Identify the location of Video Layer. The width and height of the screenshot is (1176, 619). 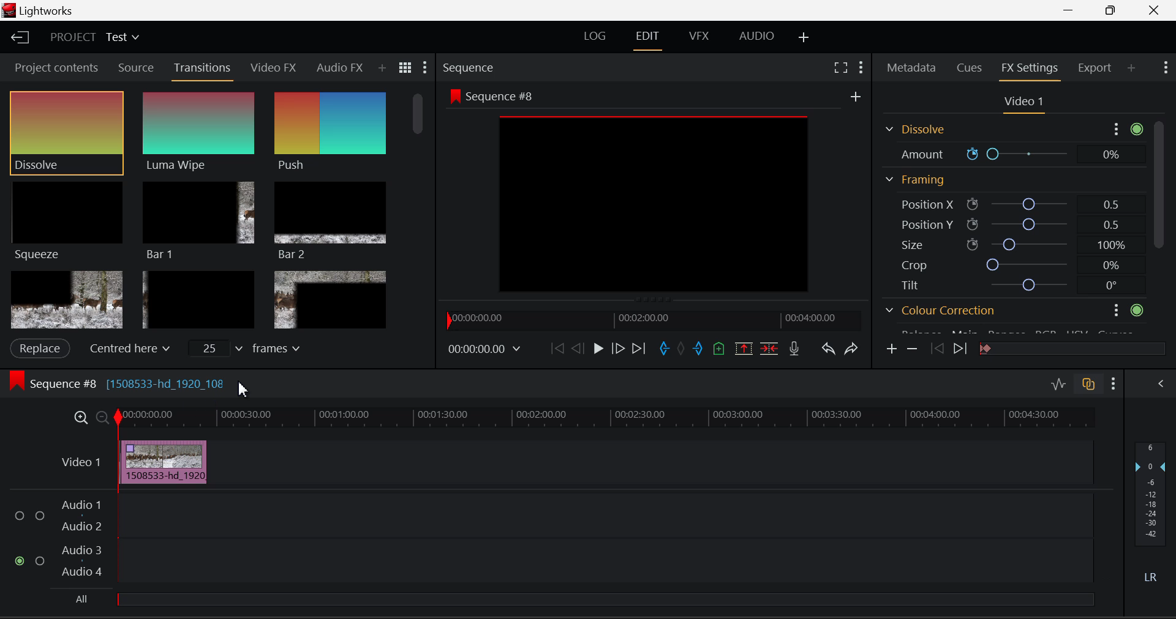
(81, 462).